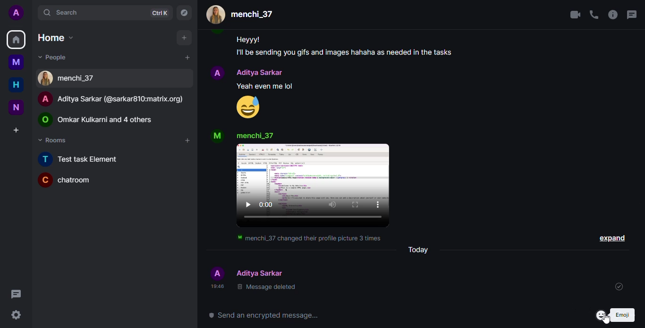  I want to click on video, so click(314, 187).